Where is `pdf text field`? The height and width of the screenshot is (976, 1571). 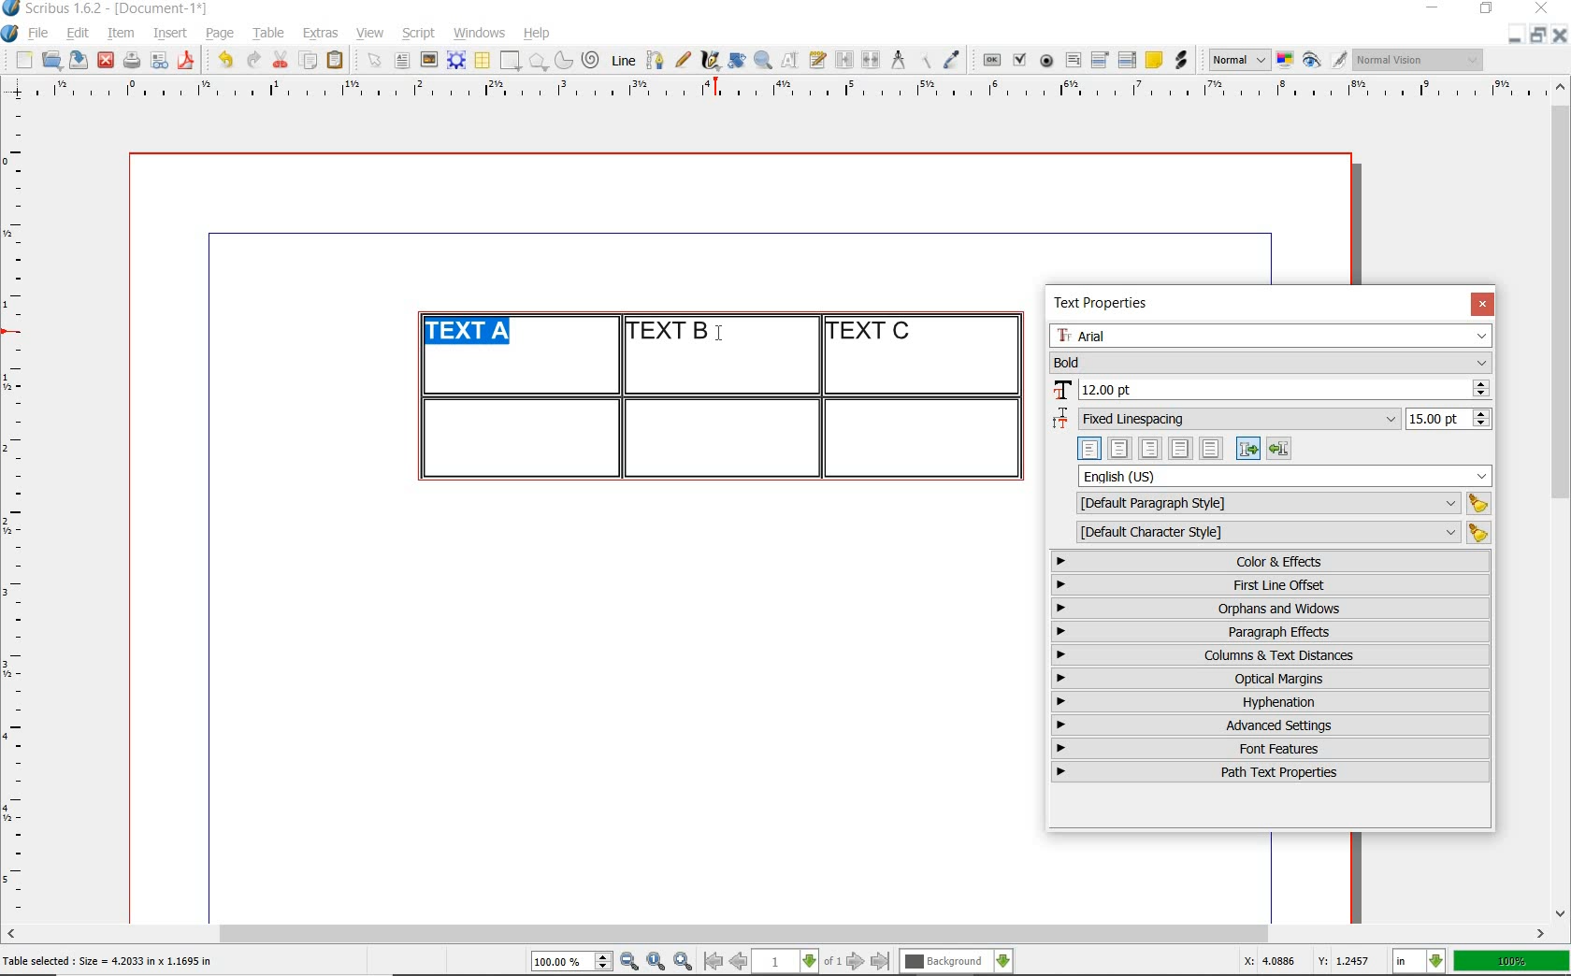
pdf text field is located at coordinates (1073, 62).